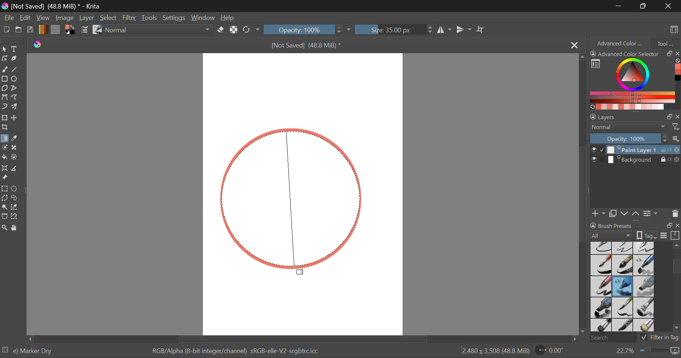 The height and width of the screenshot is (358, 681). Describe the element at coordinates (4, 188) in the screenshot. I see `Rectangle Selection Tool` at that location.